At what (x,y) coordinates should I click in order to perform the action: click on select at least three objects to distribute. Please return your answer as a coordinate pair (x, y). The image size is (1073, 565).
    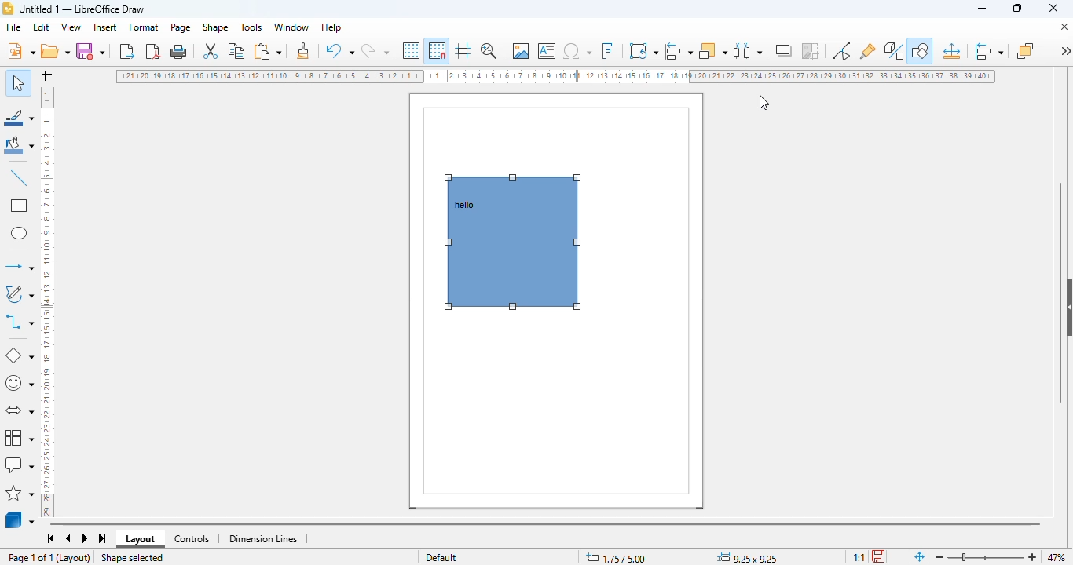
    Looking at the image, I should click on (749, 50).